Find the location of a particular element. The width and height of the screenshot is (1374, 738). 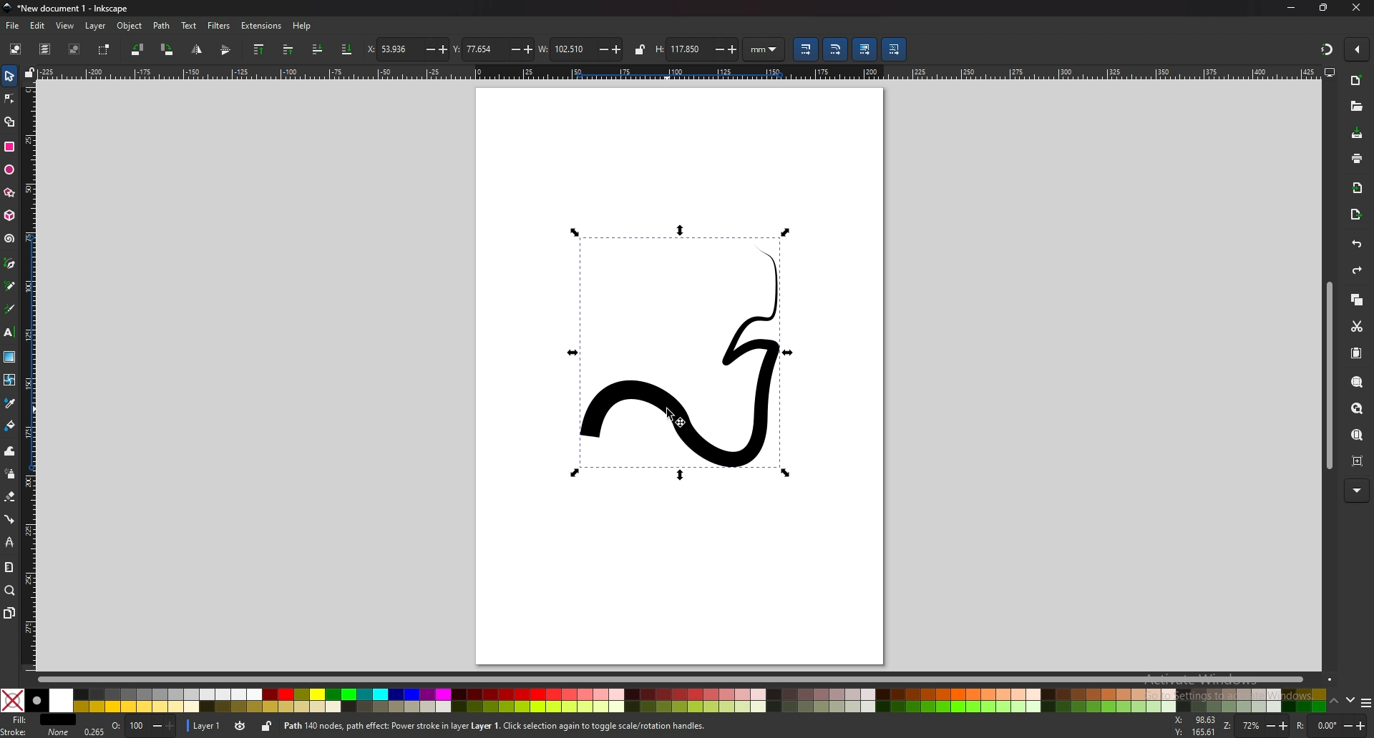

y coordinates is located at coordinates (491, 49).